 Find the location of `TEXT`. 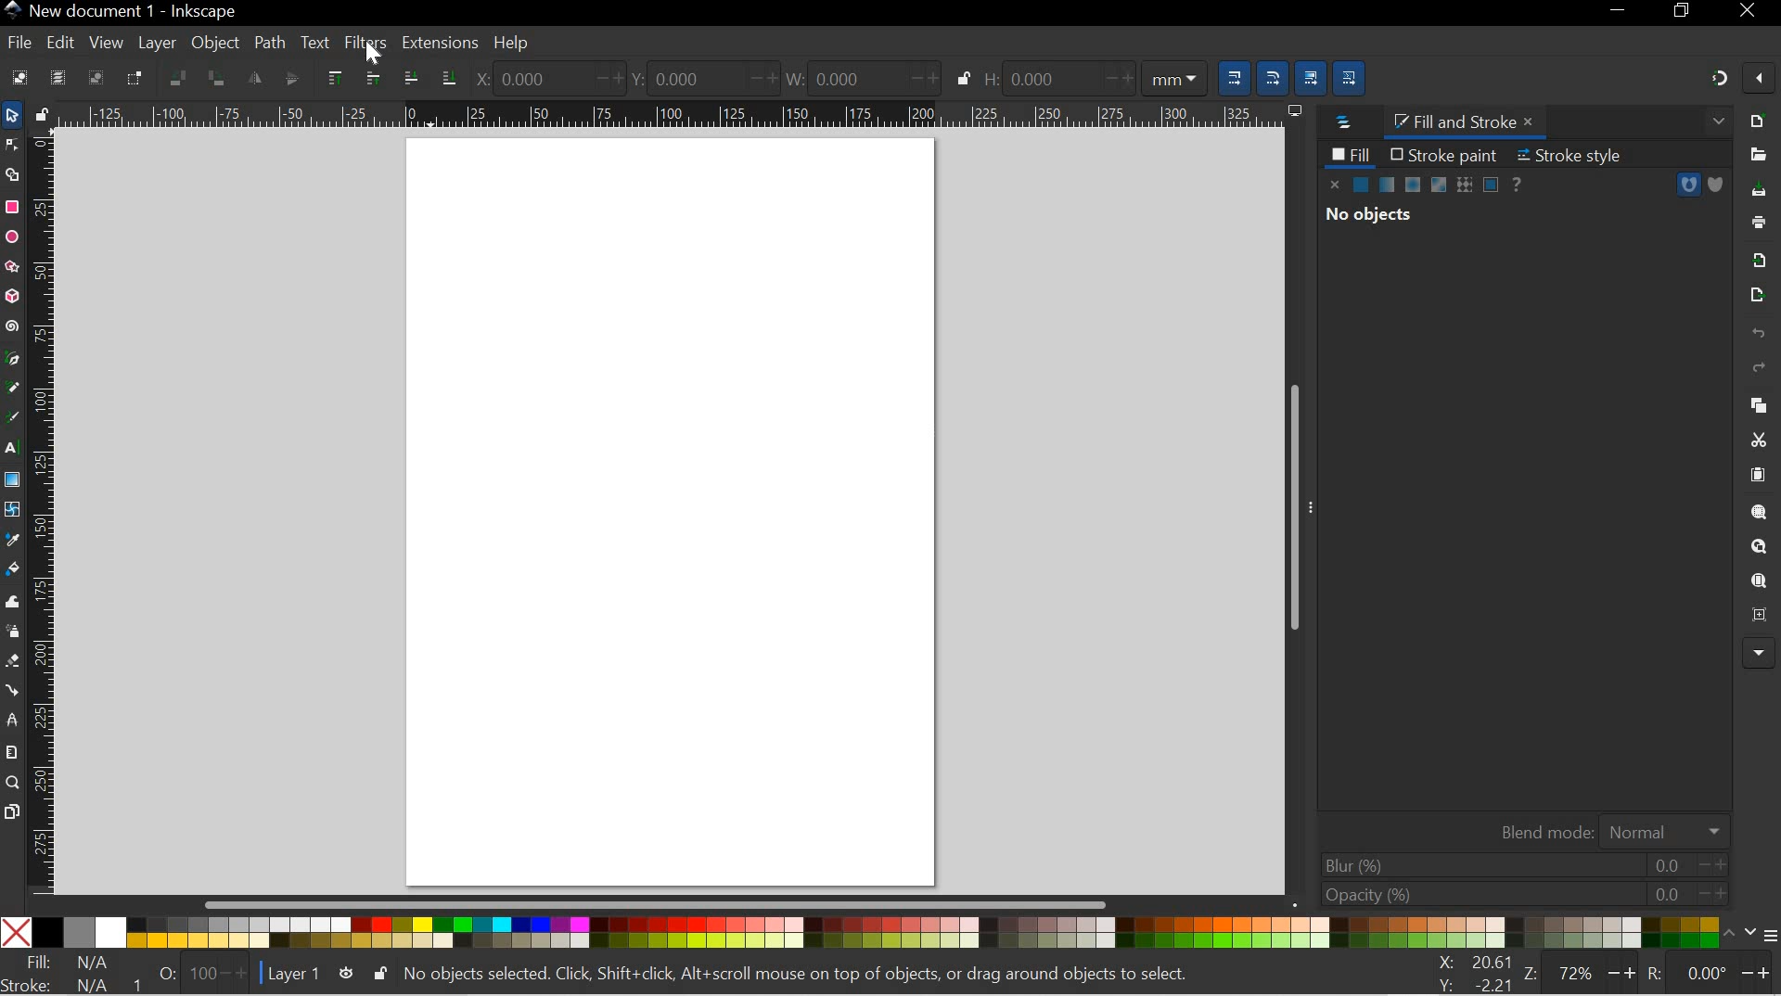

TEXT is located at coordinates (315, 41).